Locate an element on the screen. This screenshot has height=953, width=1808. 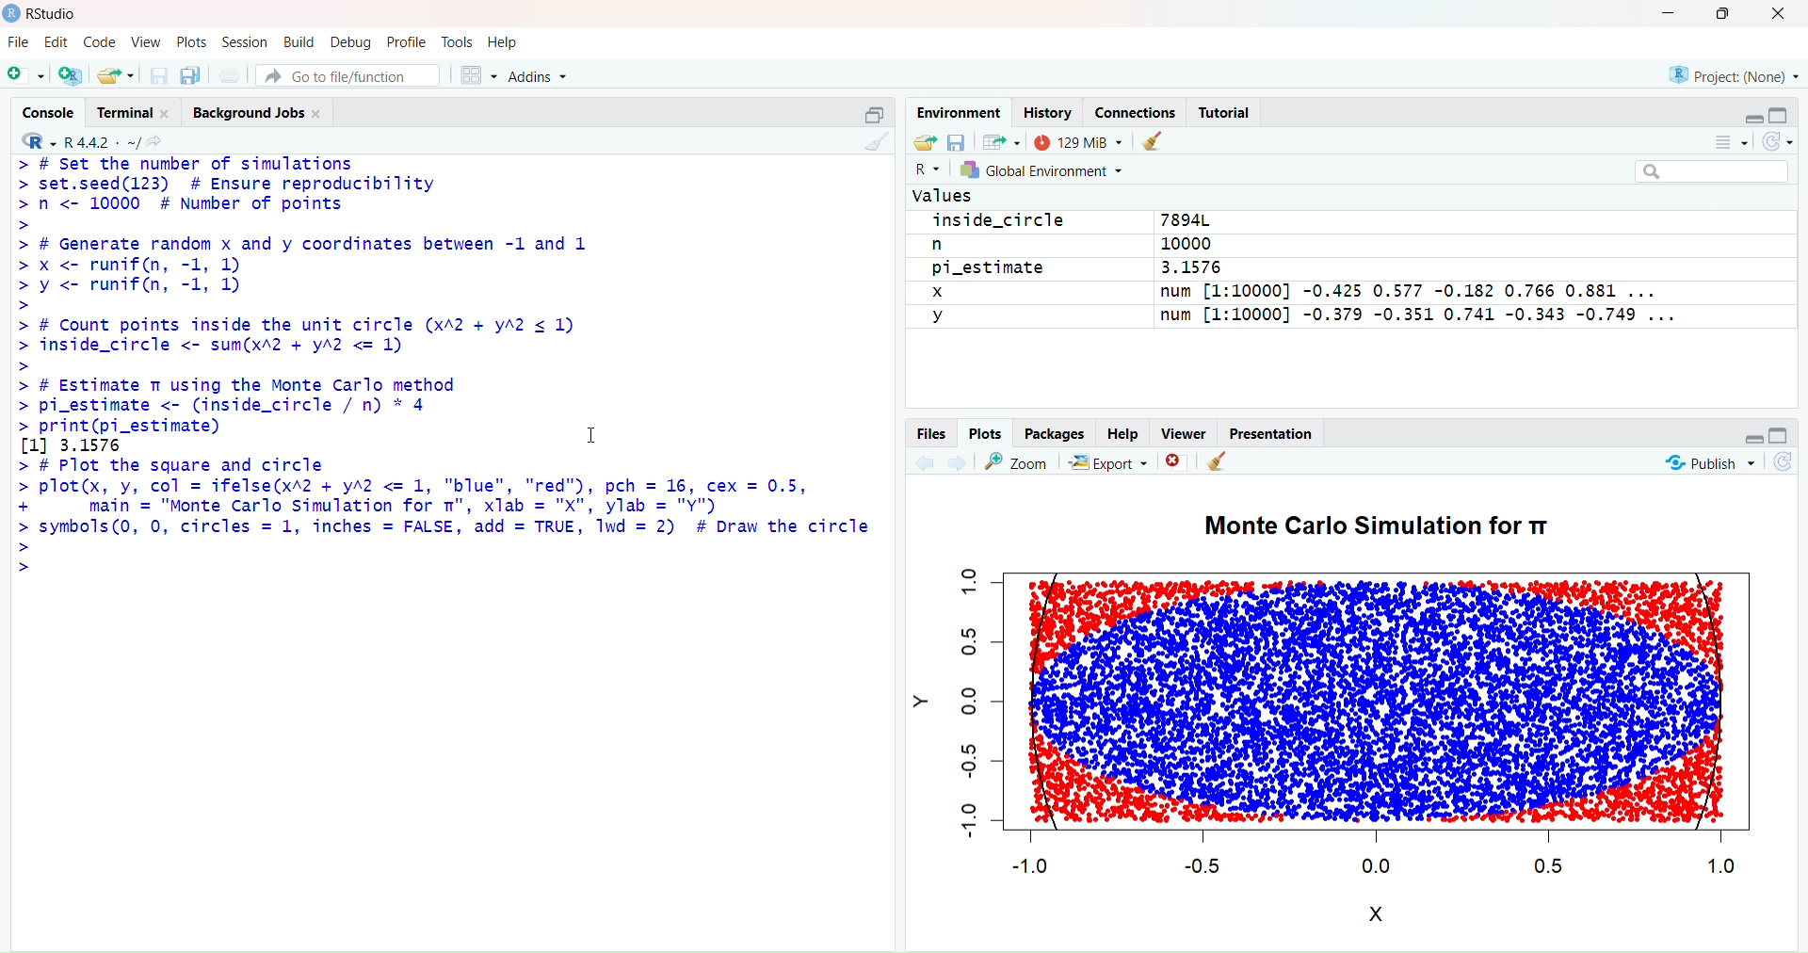
Workspace panes is located at coordinates (481, 75).